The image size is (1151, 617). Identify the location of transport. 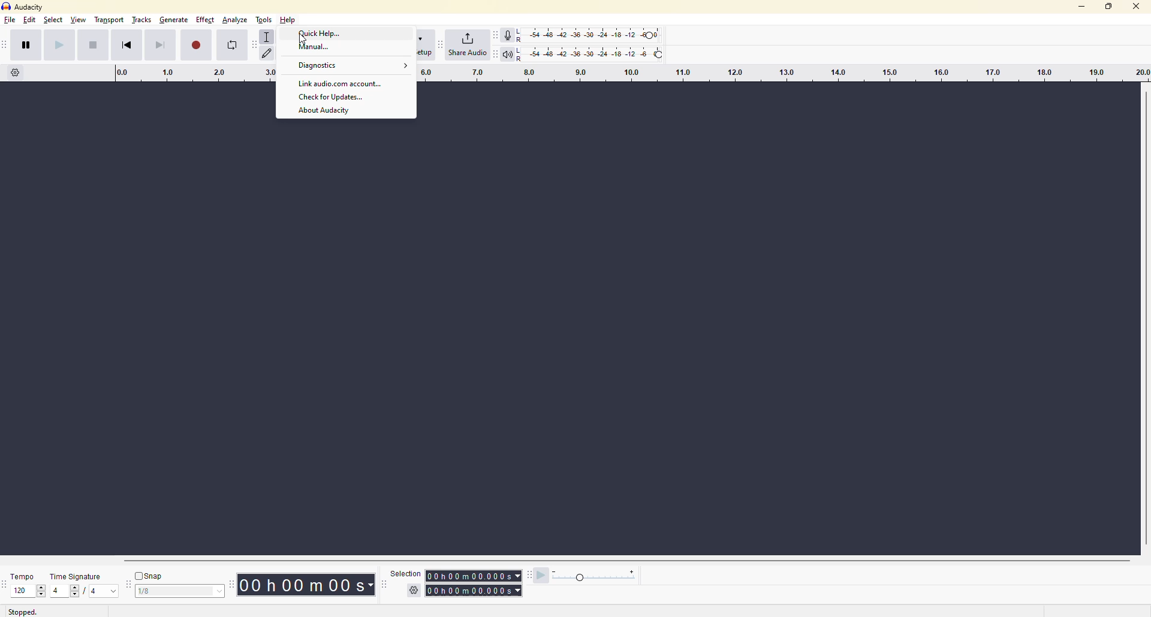
(112, 22).